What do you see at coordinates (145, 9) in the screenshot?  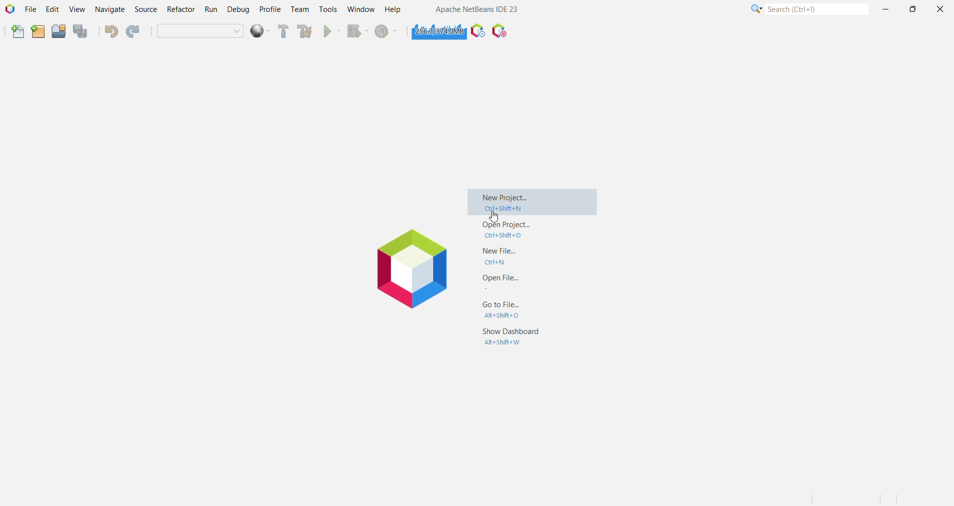 I see `Source` at bounding box center [145, 9].